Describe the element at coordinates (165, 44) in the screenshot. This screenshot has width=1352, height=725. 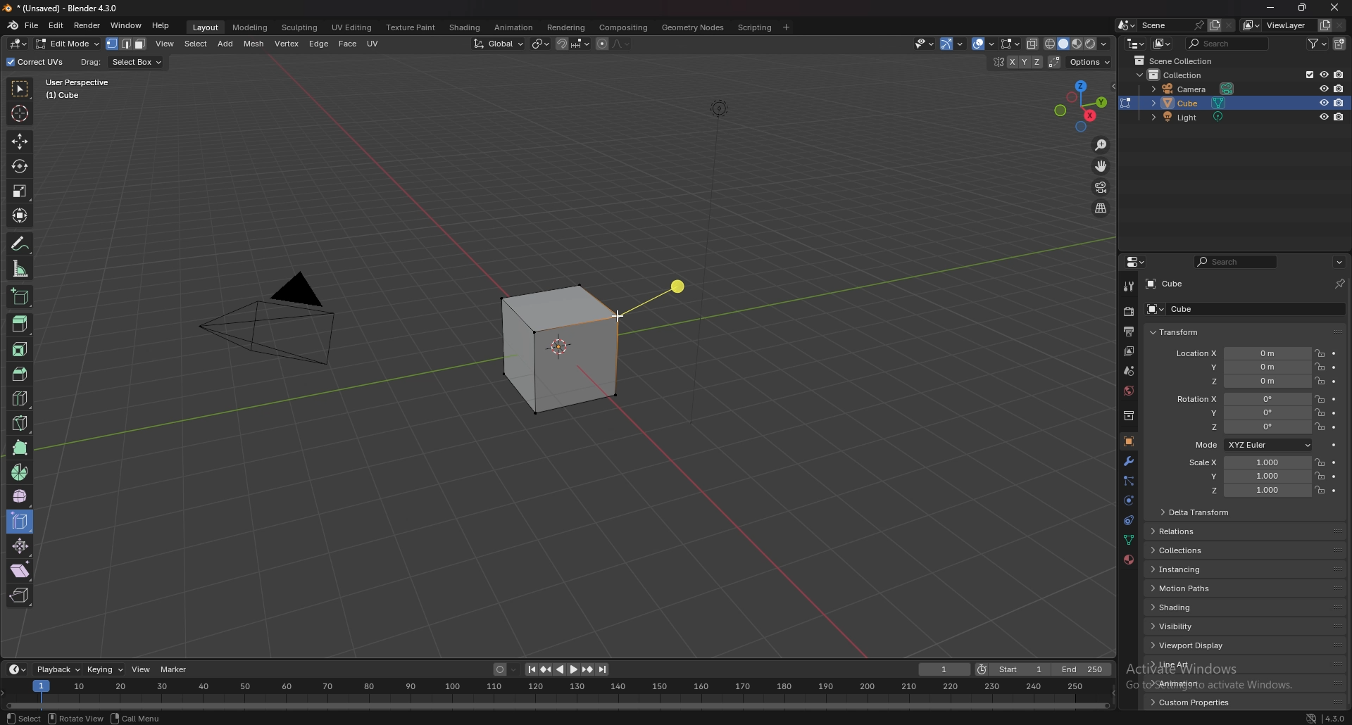
I see `view` at that location.